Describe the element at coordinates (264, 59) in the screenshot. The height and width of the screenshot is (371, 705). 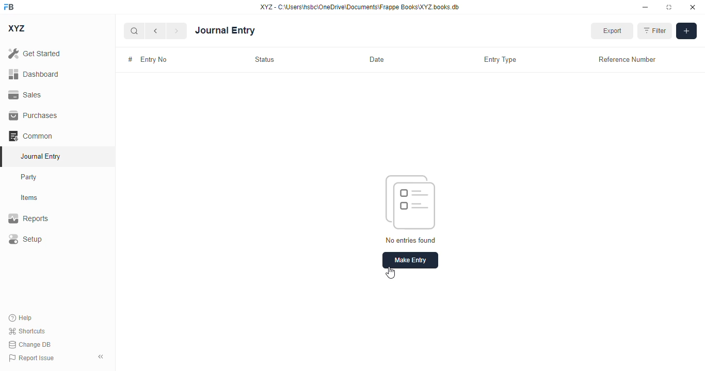
I see `status` at that location.